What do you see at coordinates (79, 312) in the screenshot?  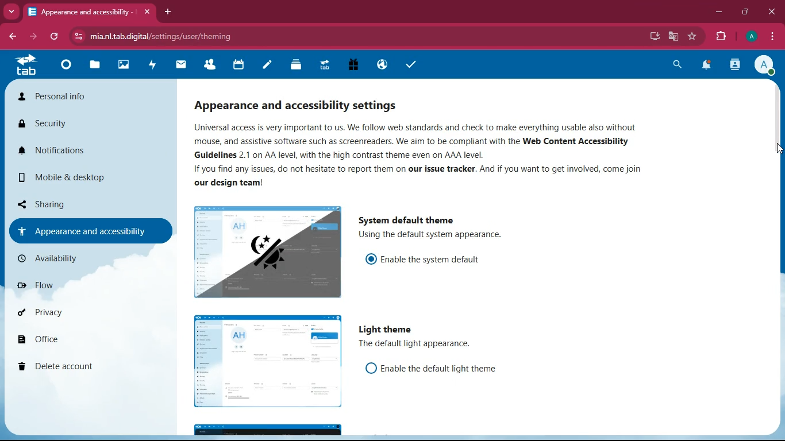 I see `privacy` at bounding box center [79, 312].